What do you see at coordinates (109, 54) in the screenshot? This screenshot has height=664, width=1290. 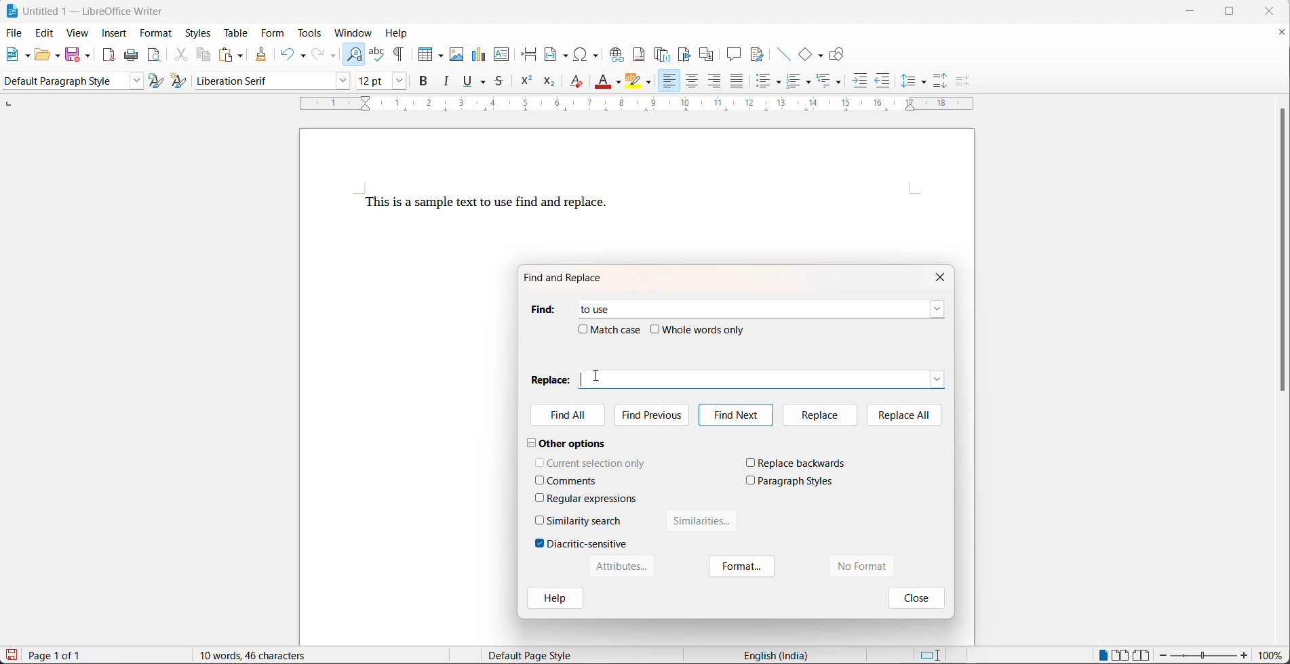 I see `export as pdf` at bounding box center [109, 54].